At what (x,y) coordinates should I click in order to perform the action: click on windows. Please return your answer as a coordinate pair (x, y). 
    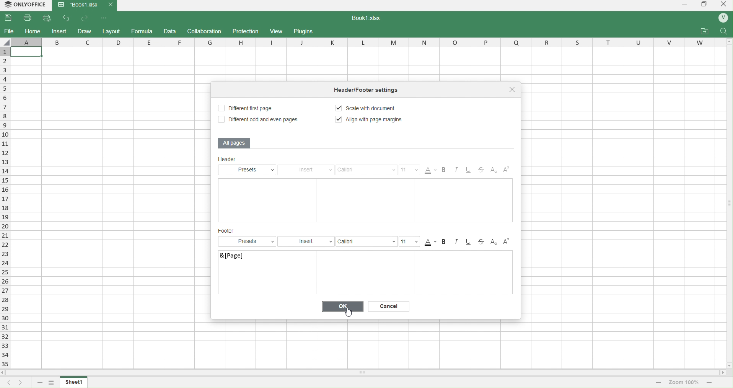
    Looking at the image, I should click on (704, 5).